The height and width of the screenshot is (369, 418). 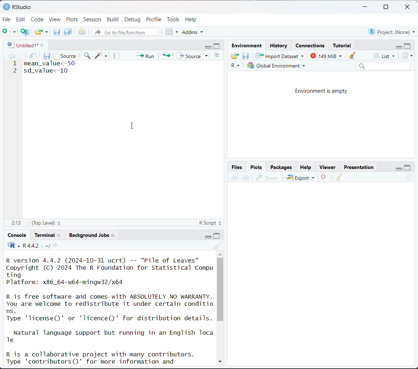 I want to click on clear list, so click(x=47, y=32).